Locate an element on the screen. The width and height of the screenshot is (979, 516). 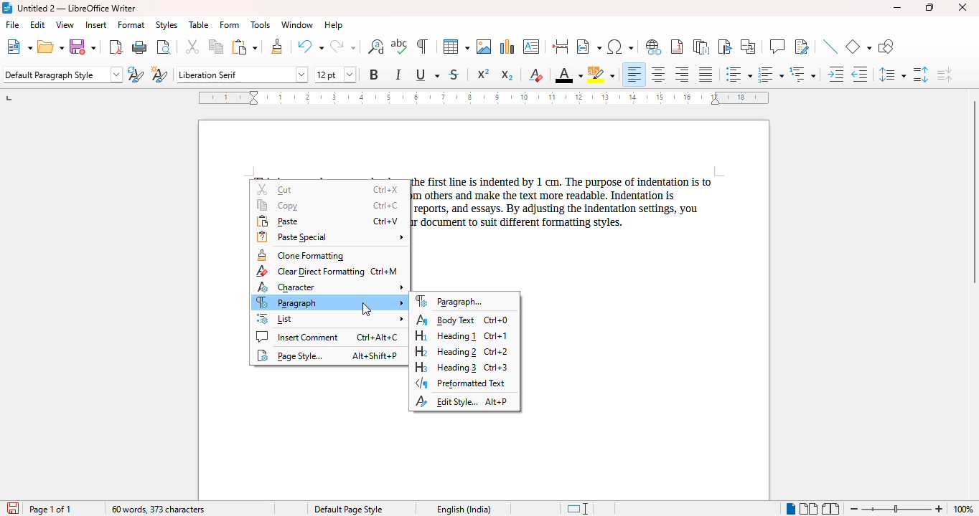
insert chart is located at coordinates (508, 46).